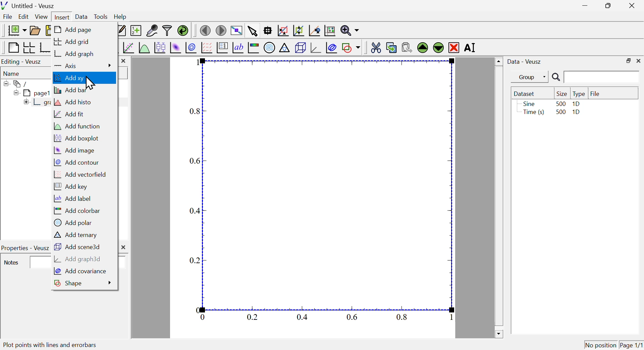  I want to click on copy the selected widget, so click(391, 47).